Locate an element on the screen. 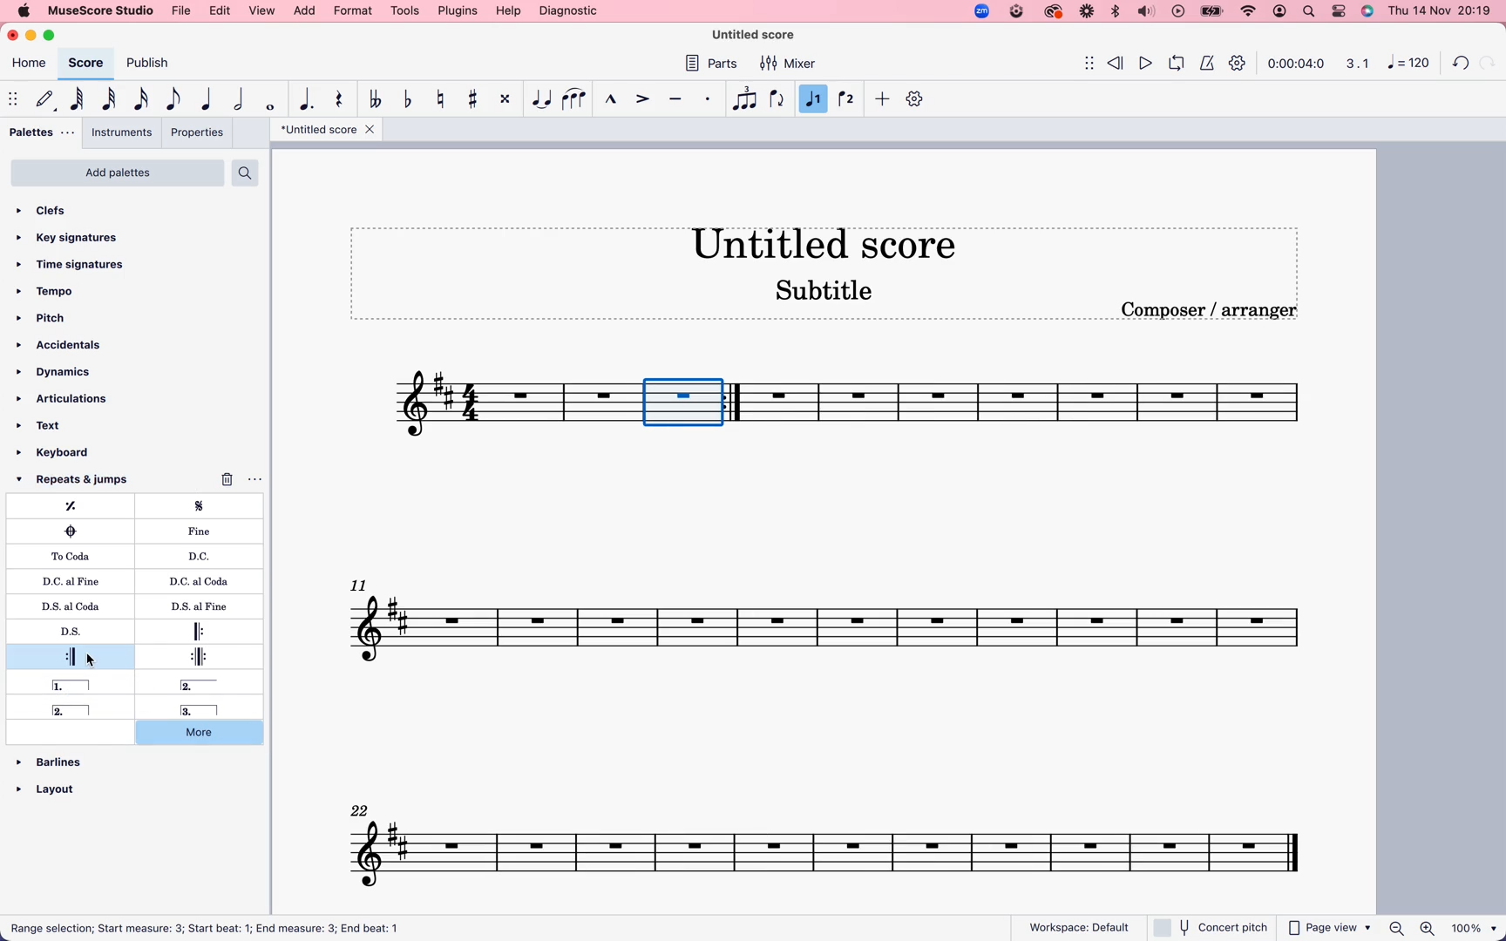 The height and width of the screenshot is (941, 1506). dynamics is located at coordinates (64, 373).